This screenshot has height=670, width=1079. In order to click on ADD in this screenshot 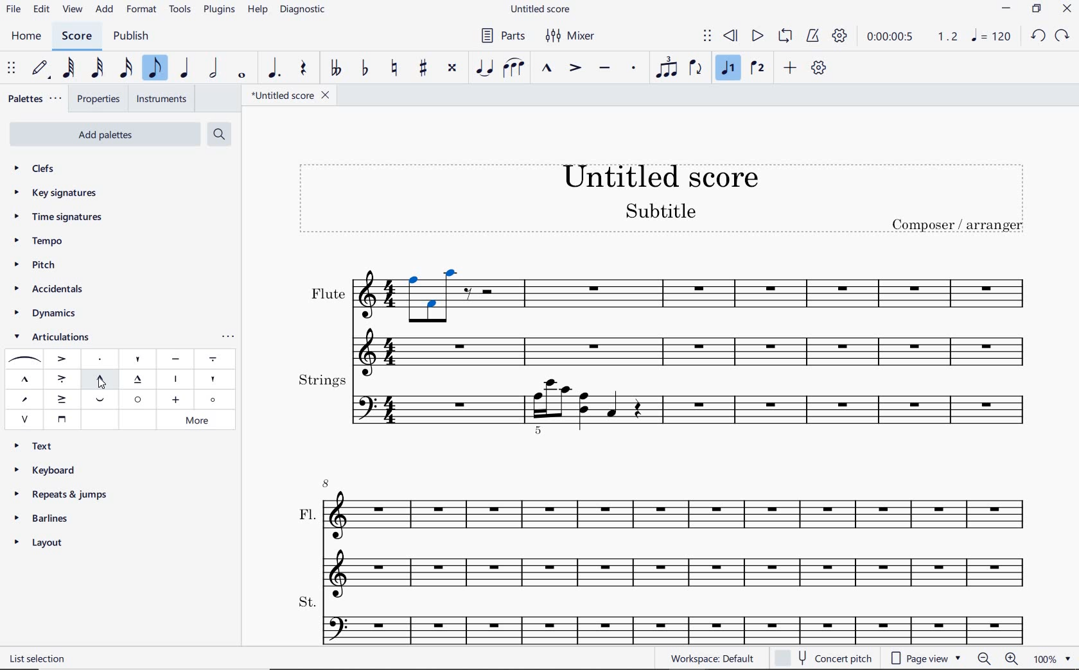, I will do `click(791, 68)`.